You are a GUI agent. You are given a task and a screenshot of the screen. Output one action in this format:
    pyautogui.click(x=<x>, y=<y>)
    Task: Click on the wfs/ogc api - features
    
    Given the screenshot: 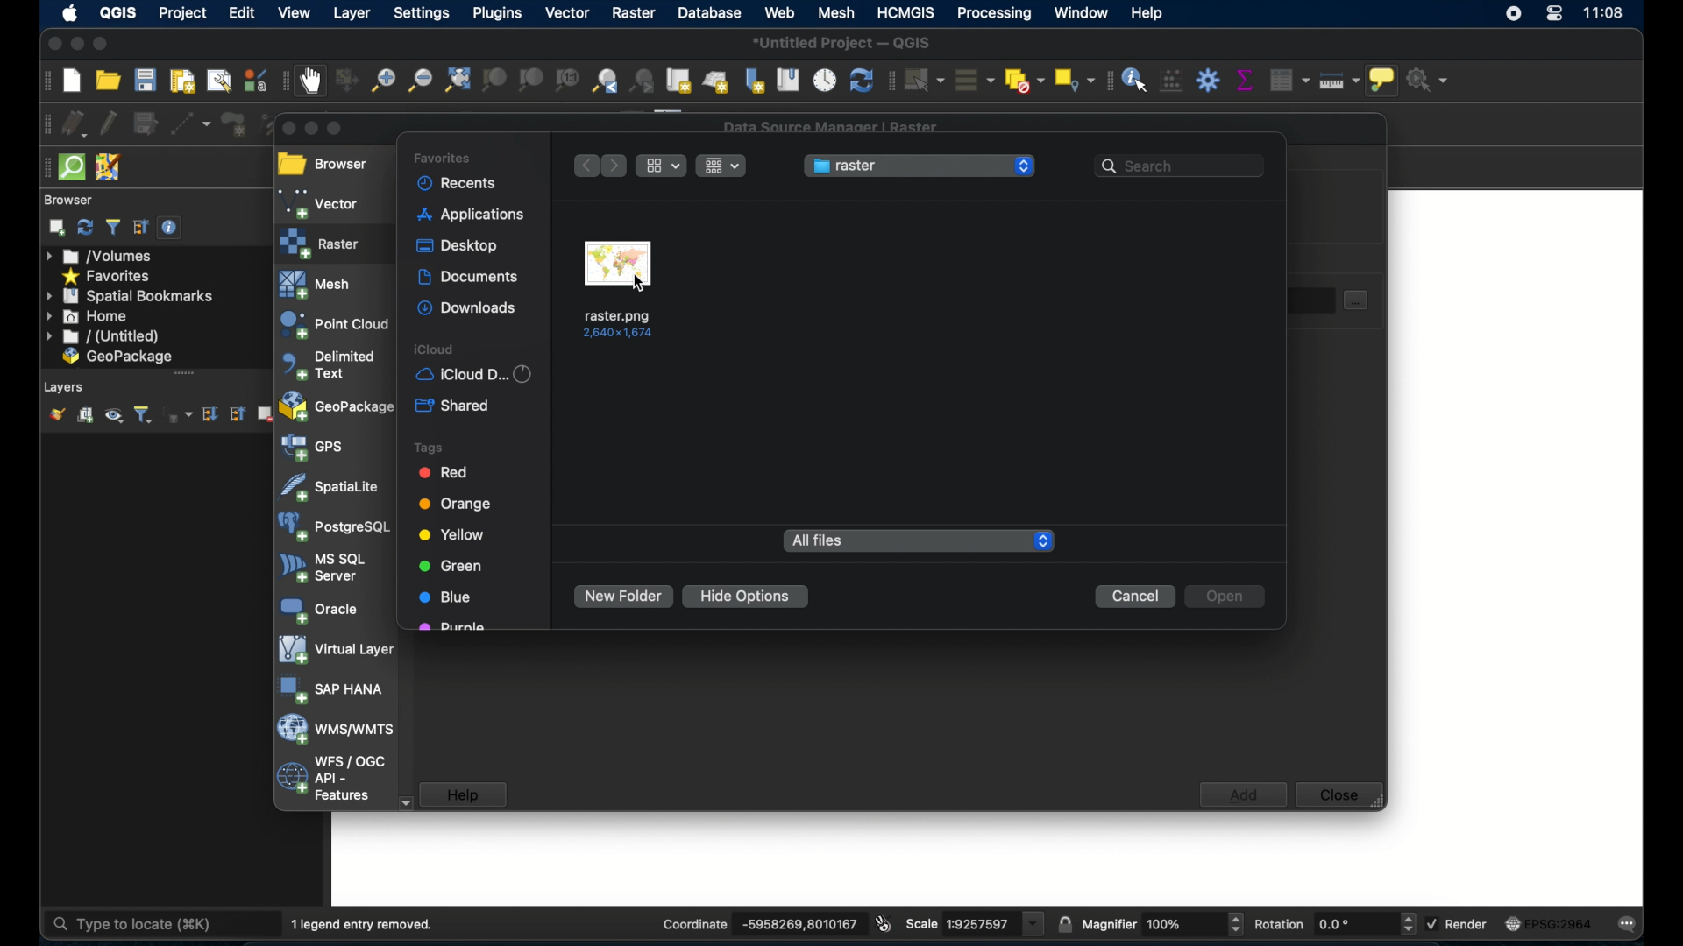 What is the action you would take?
    pyautogui.click(x=330, y=780)
    